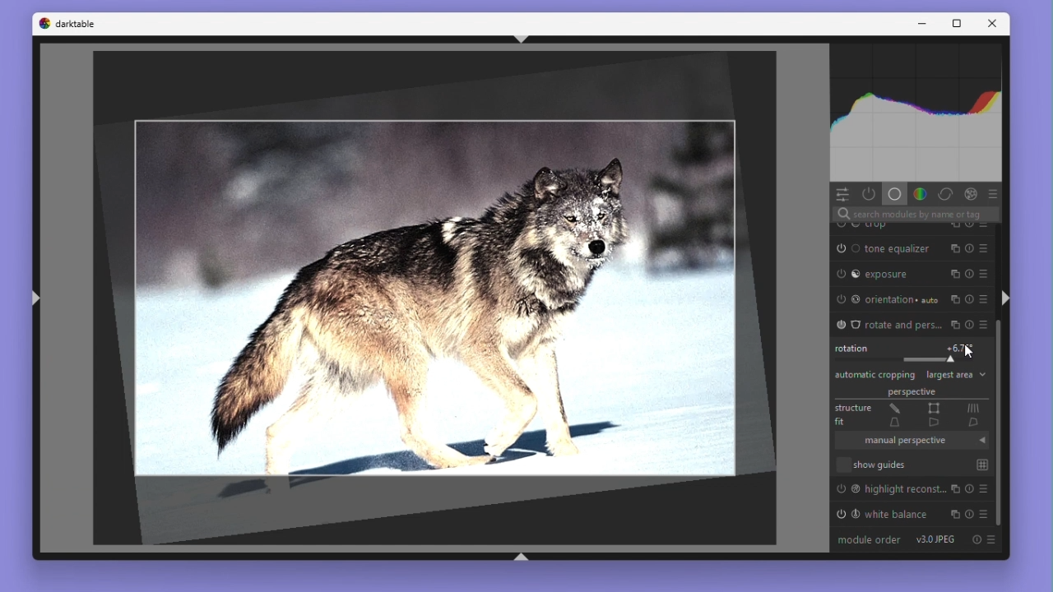 This screenshot has height=592, width=1053. Describe the element at coordinates (936, 539) in the screenshot. I see `Version 3.0 JPEG` at that location.